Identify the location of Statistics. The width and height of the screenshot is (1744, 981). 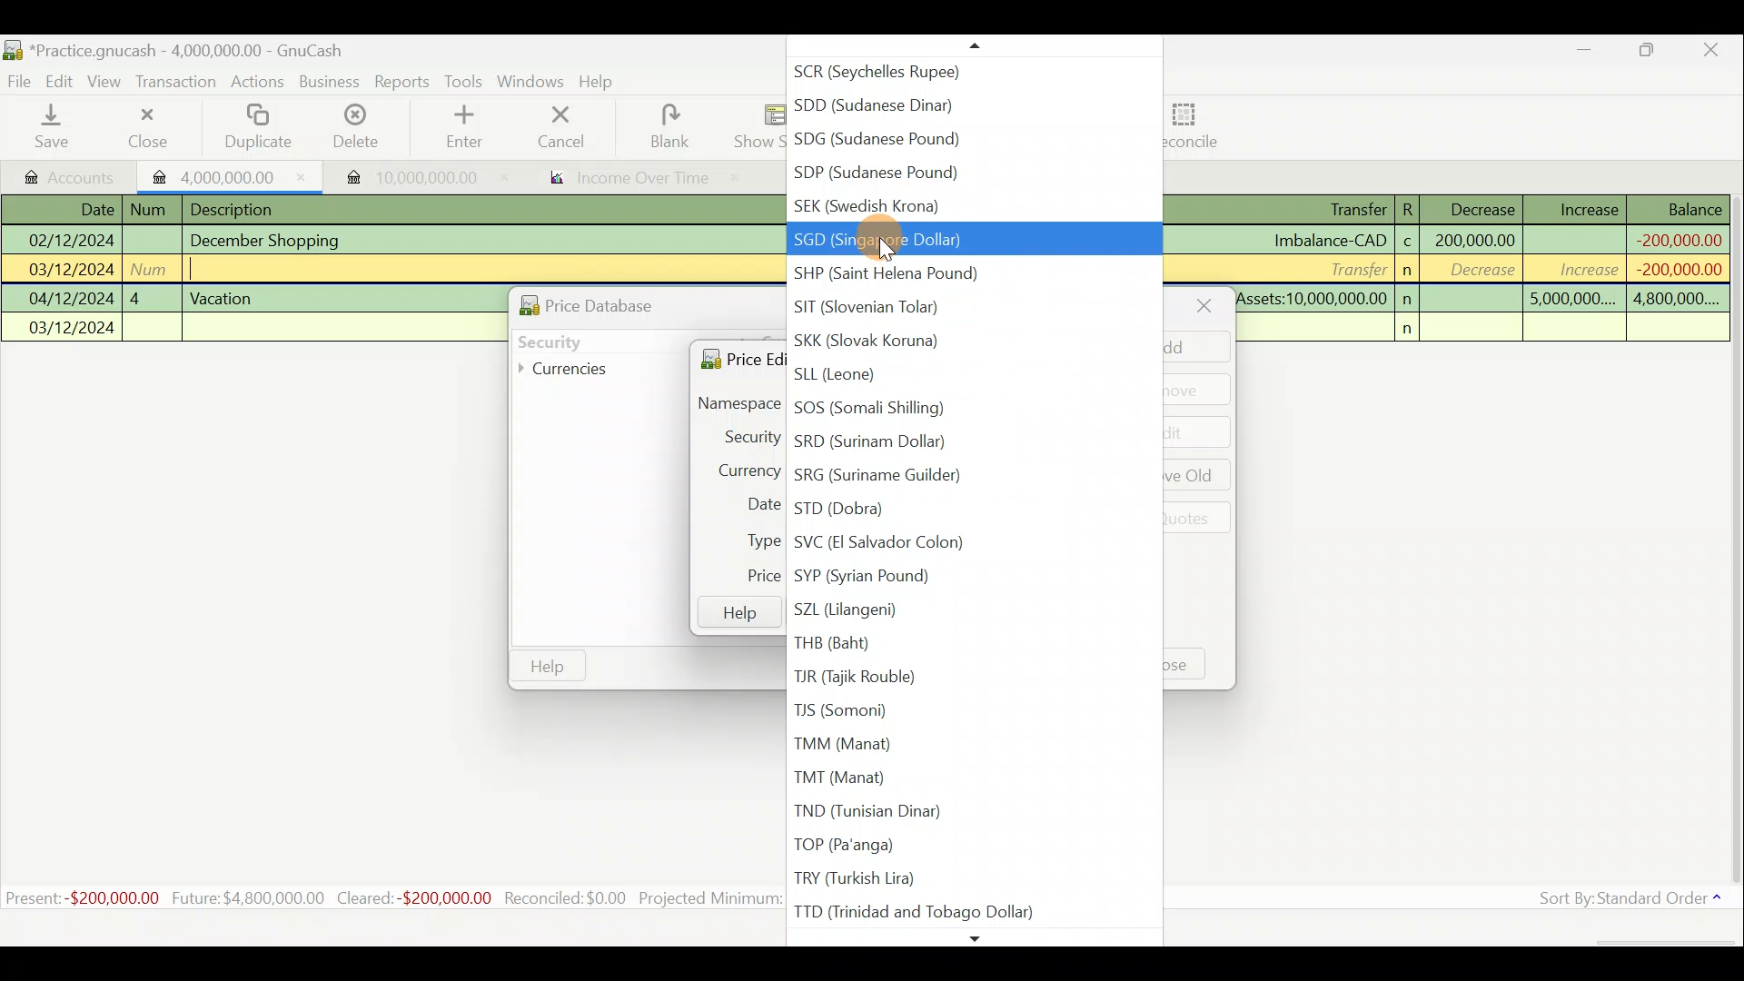
(387, 898).